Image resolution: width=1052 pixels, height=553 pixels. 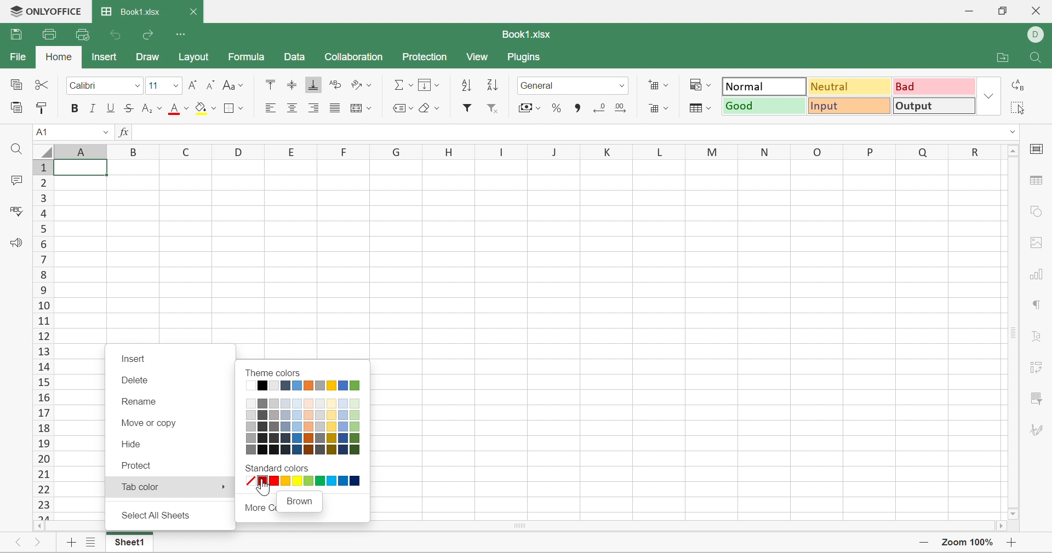 What do you see at coordinates (40, 150) in the screenshot?
I see `Select all rows and columns` at bounding box center [40, 150].